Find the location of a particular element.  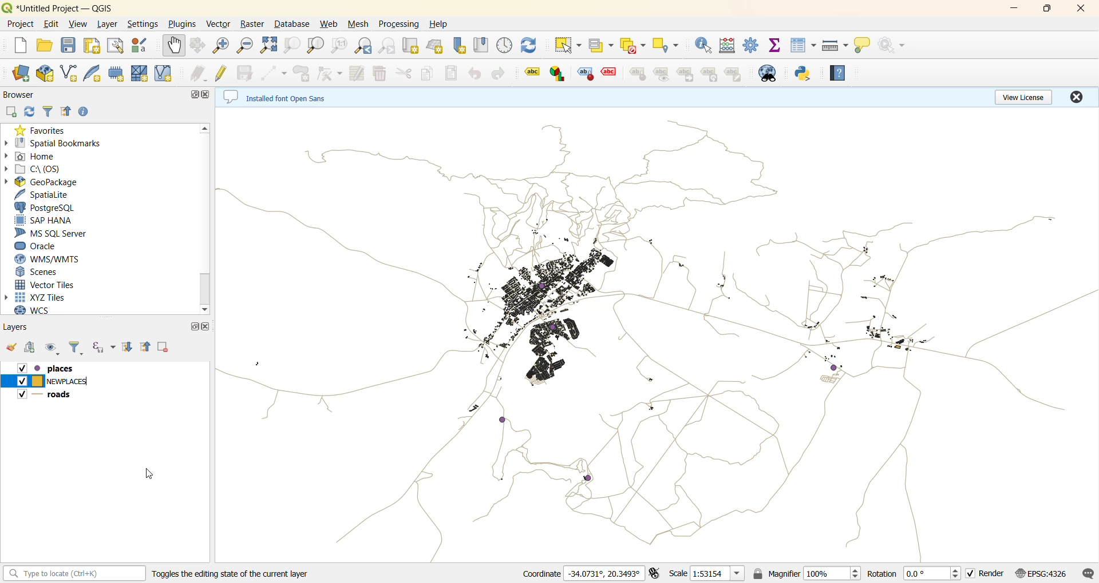

layer is located at coordinates (108, 23).